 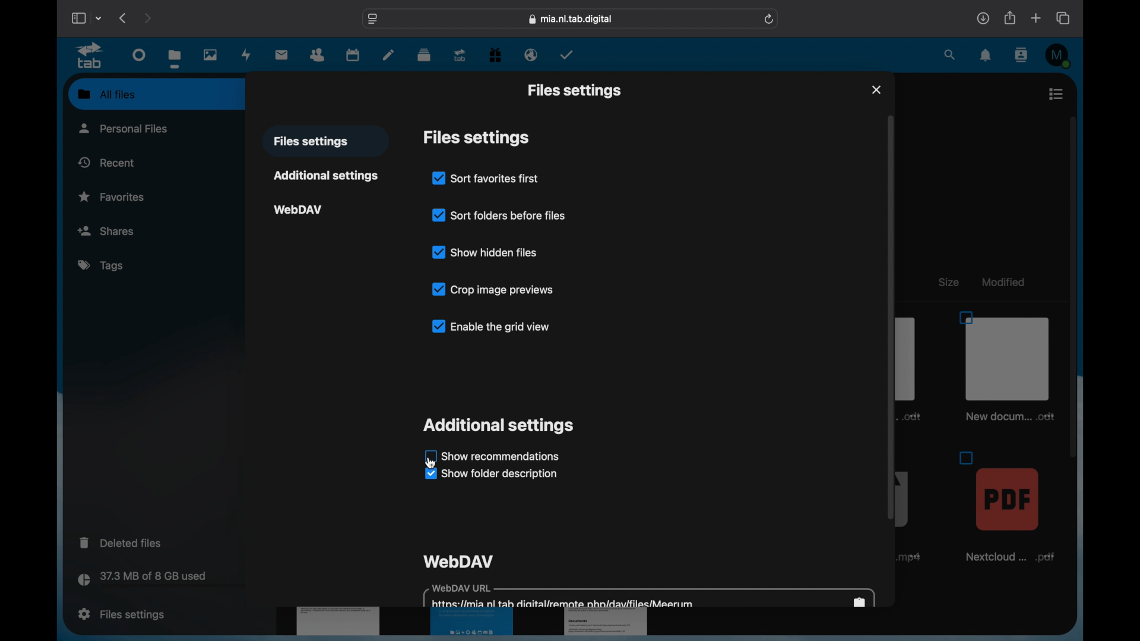 I want to click on web address, so click(x=570, y=19).